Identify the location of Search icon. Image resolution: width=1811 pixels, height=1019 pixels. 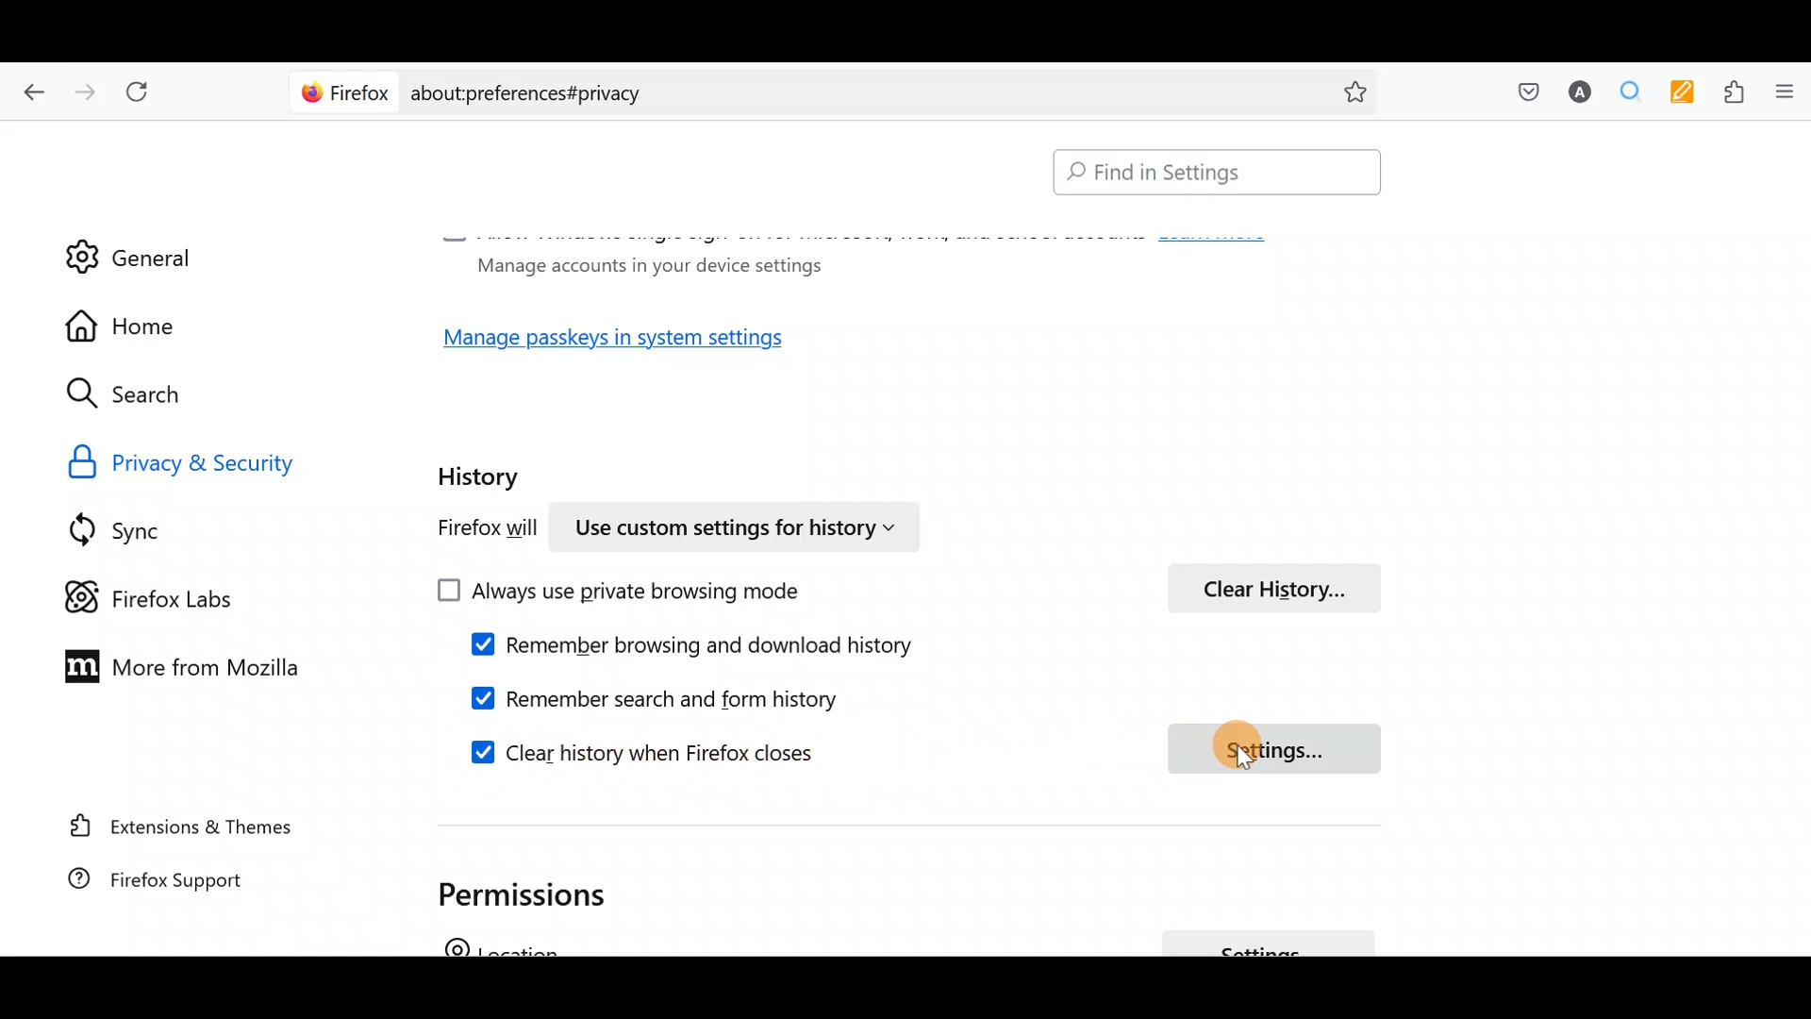
(143, 394).